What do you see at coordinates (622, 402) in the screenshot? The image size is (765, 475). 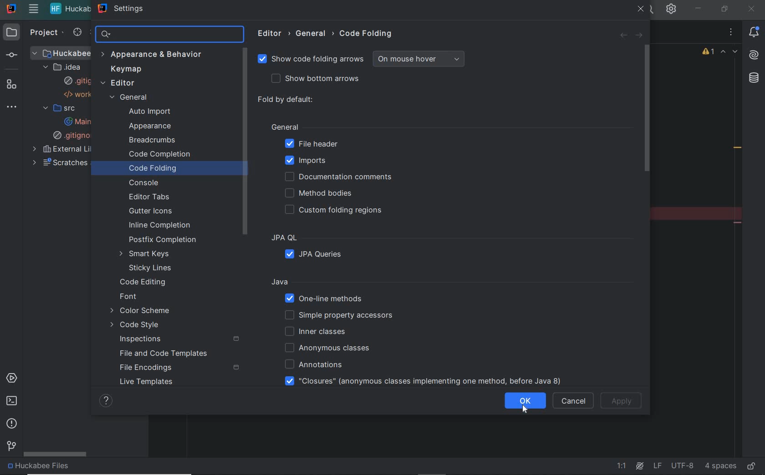 I see `apply` at bounding box center [622, 402].